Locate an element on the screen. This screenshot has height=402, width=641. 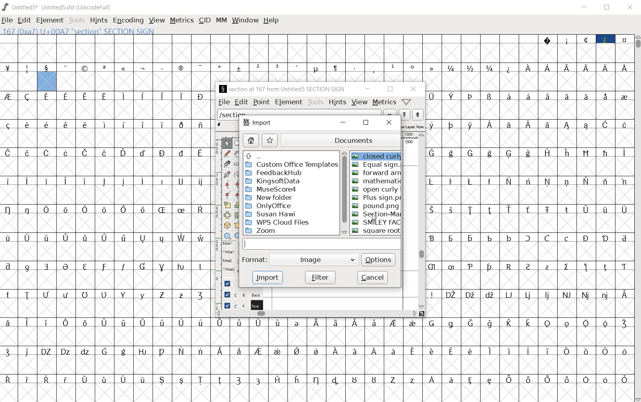
view is located at coordinates (360, 103).